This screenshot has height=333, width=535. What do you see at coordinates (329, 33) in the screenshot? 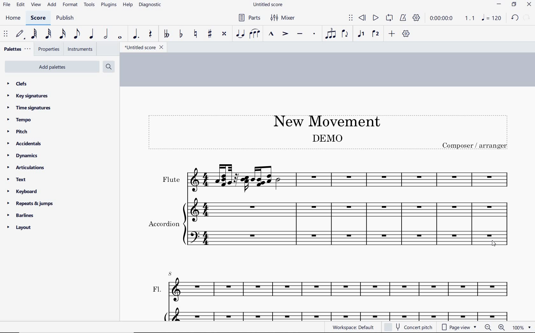
I see `tuplet` at bounding box center [329, 33].